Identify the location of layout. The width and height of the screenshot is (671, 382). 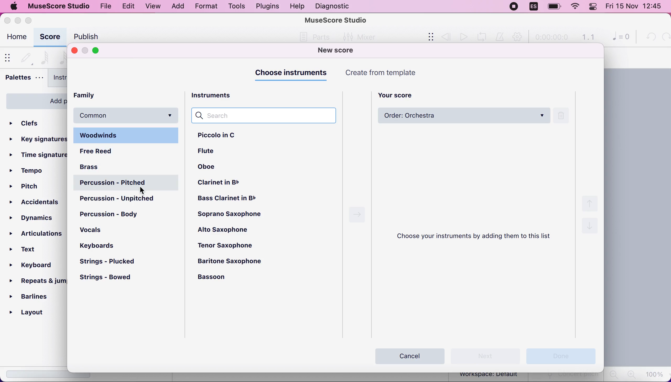
(35, 312).